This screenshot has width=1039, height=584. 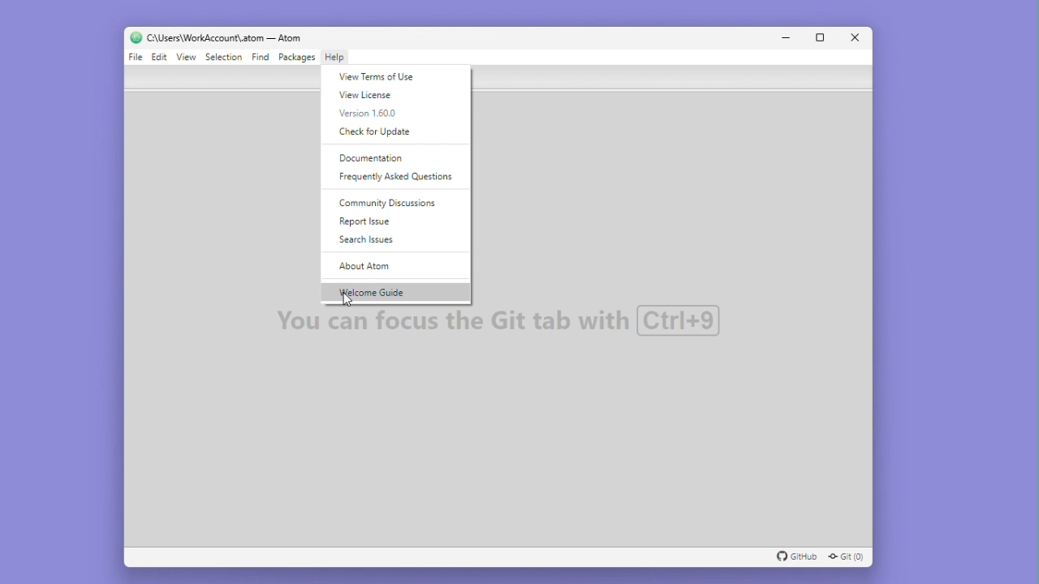 What do you see at coordinates (787, 37) in the screenshot?
I see `Minimise` at bounding box center [787, 37].